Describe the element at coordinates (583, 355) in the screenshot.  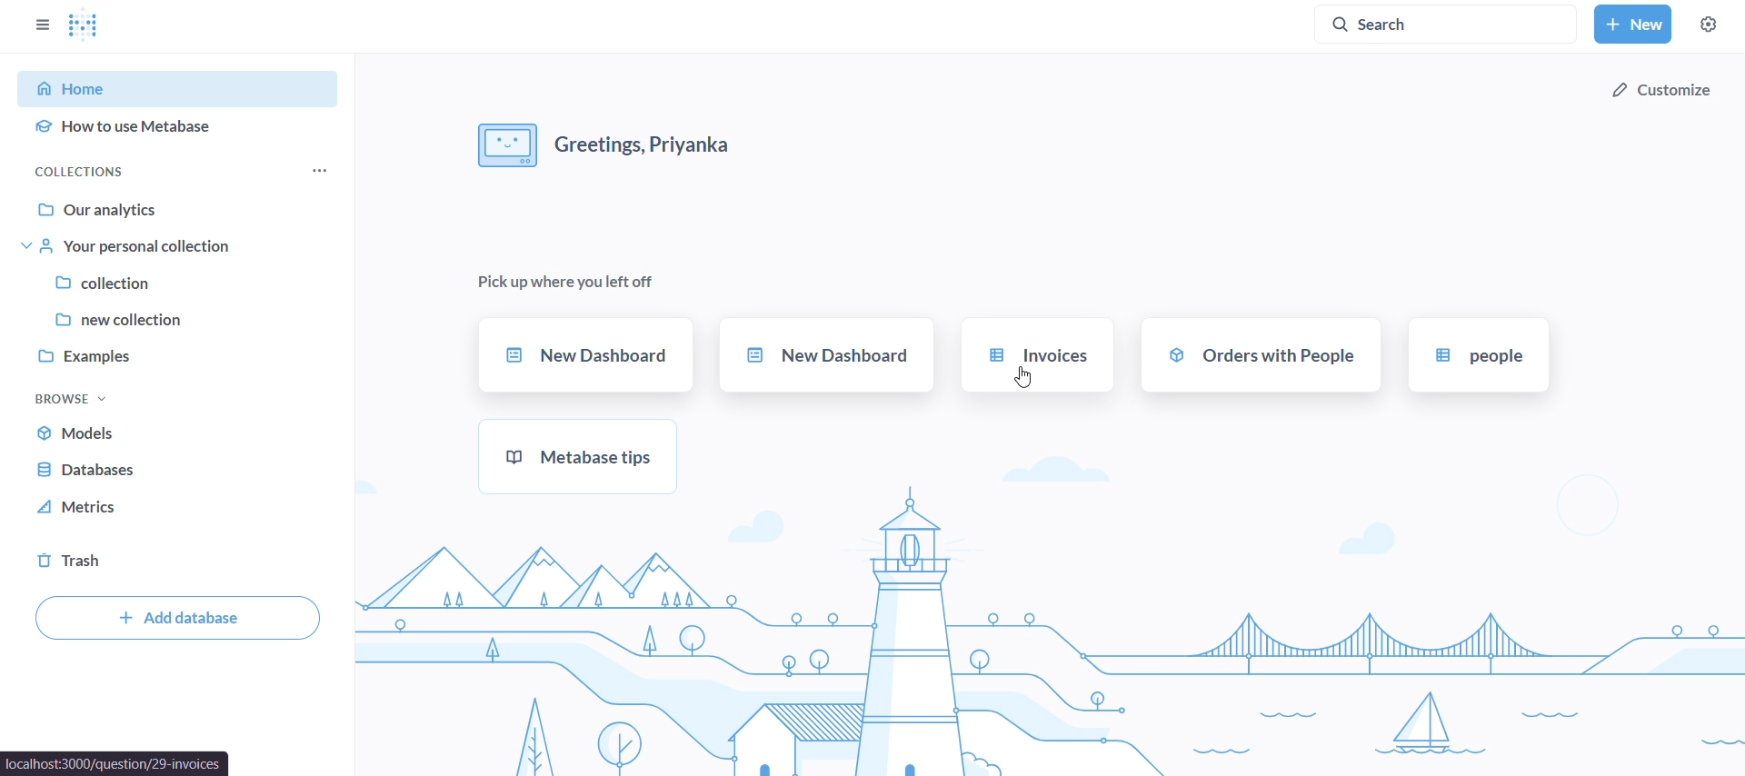
I see `new dashboard` at that location.